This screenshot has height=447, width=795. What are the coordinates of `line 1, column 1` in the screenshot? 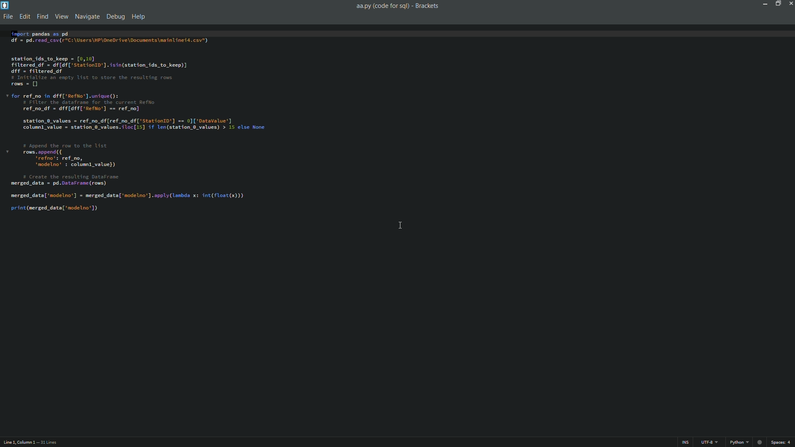 It's located at (18, 443).